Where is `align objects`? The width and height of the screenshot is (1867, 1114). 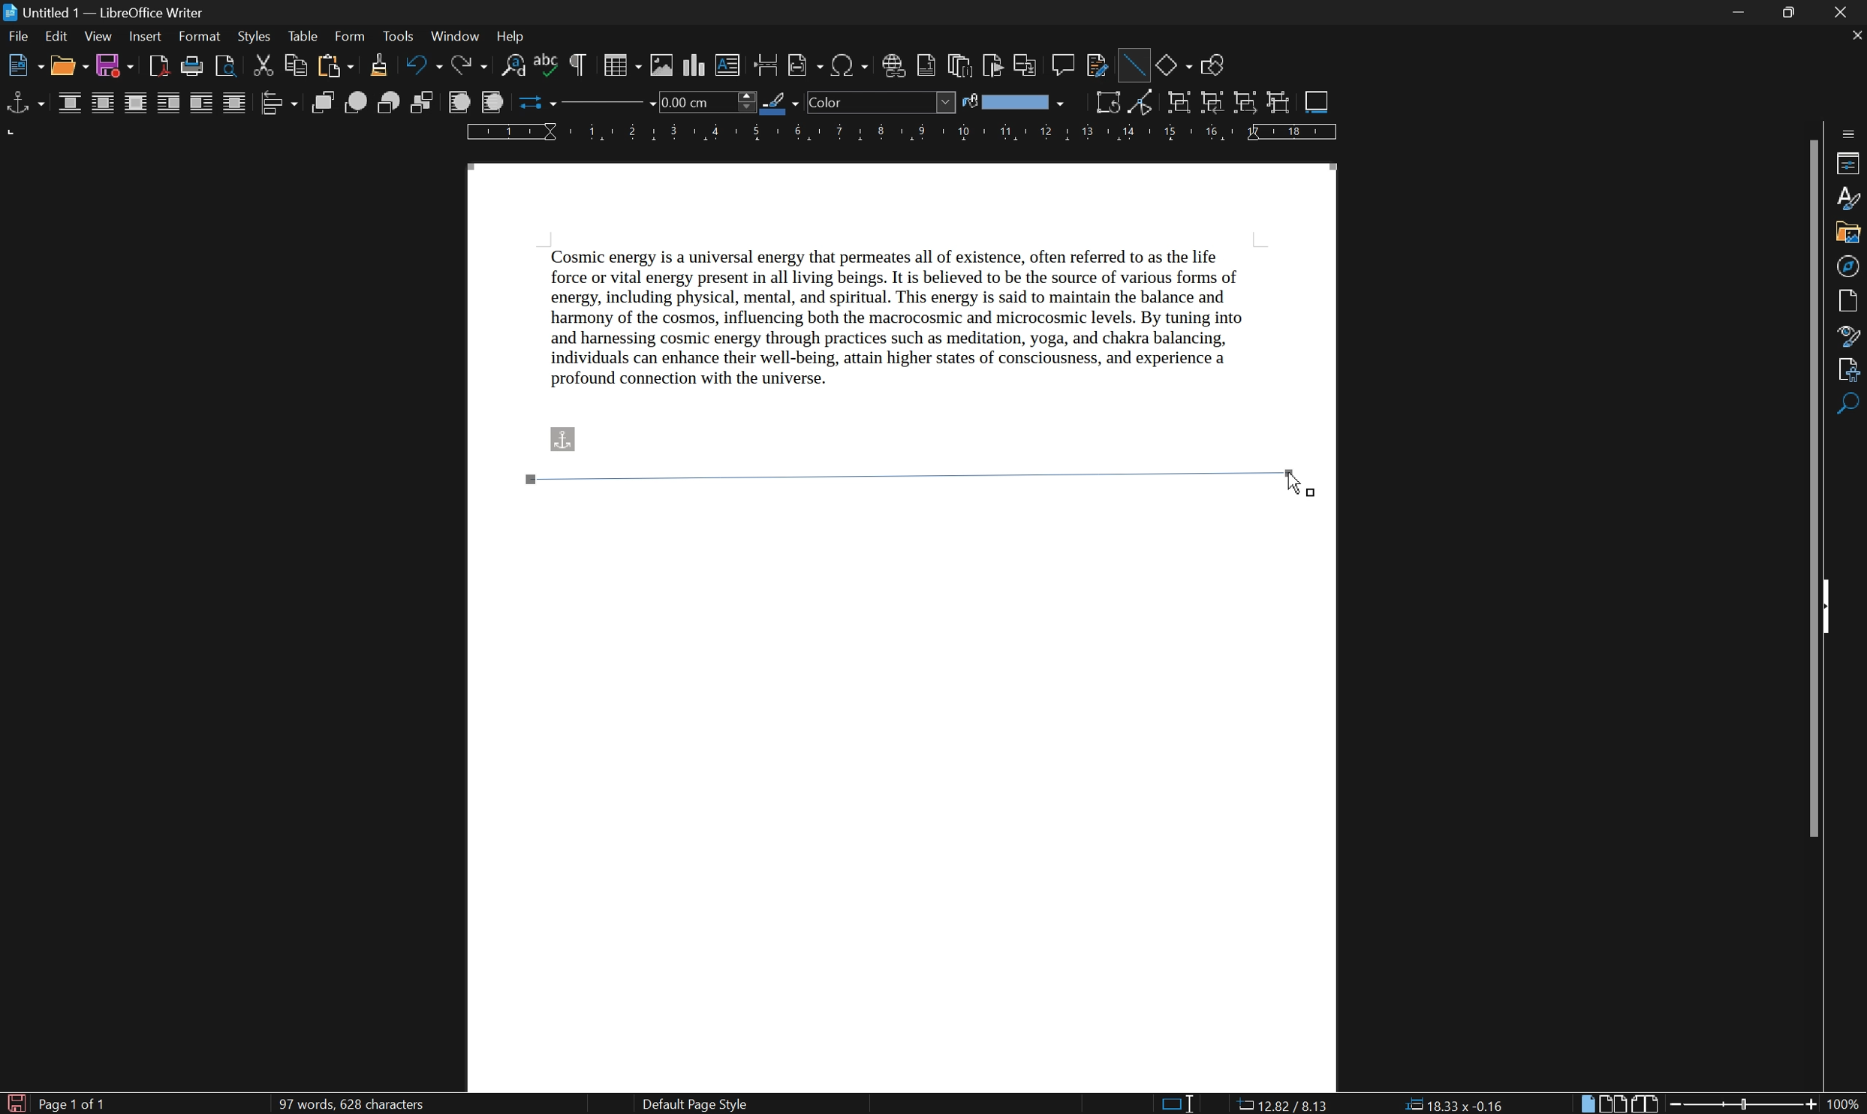 align objects is located at coordinates (278, 103).